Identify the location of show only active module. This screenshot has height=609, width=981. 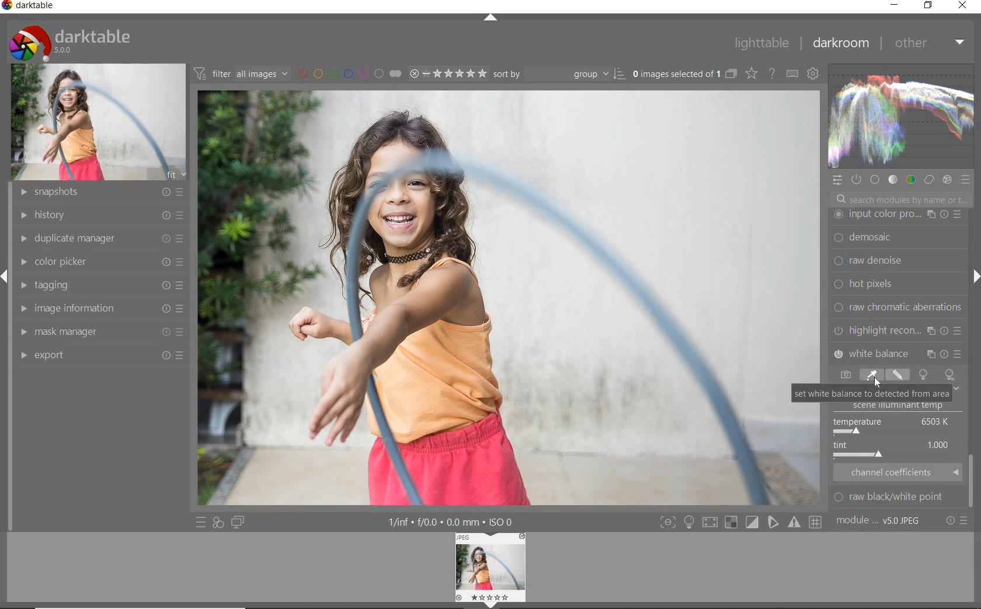
(857, 180).